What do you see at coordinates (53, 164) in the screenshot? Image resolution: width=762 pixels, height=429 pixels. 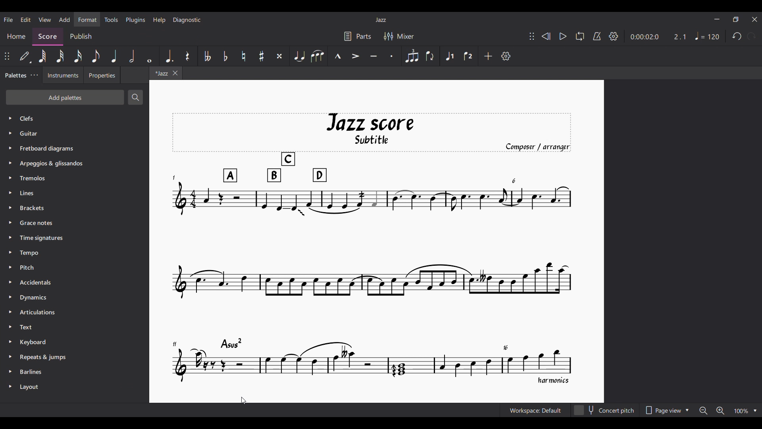 I see `Arpeggios` at bounding box center [53, 164].